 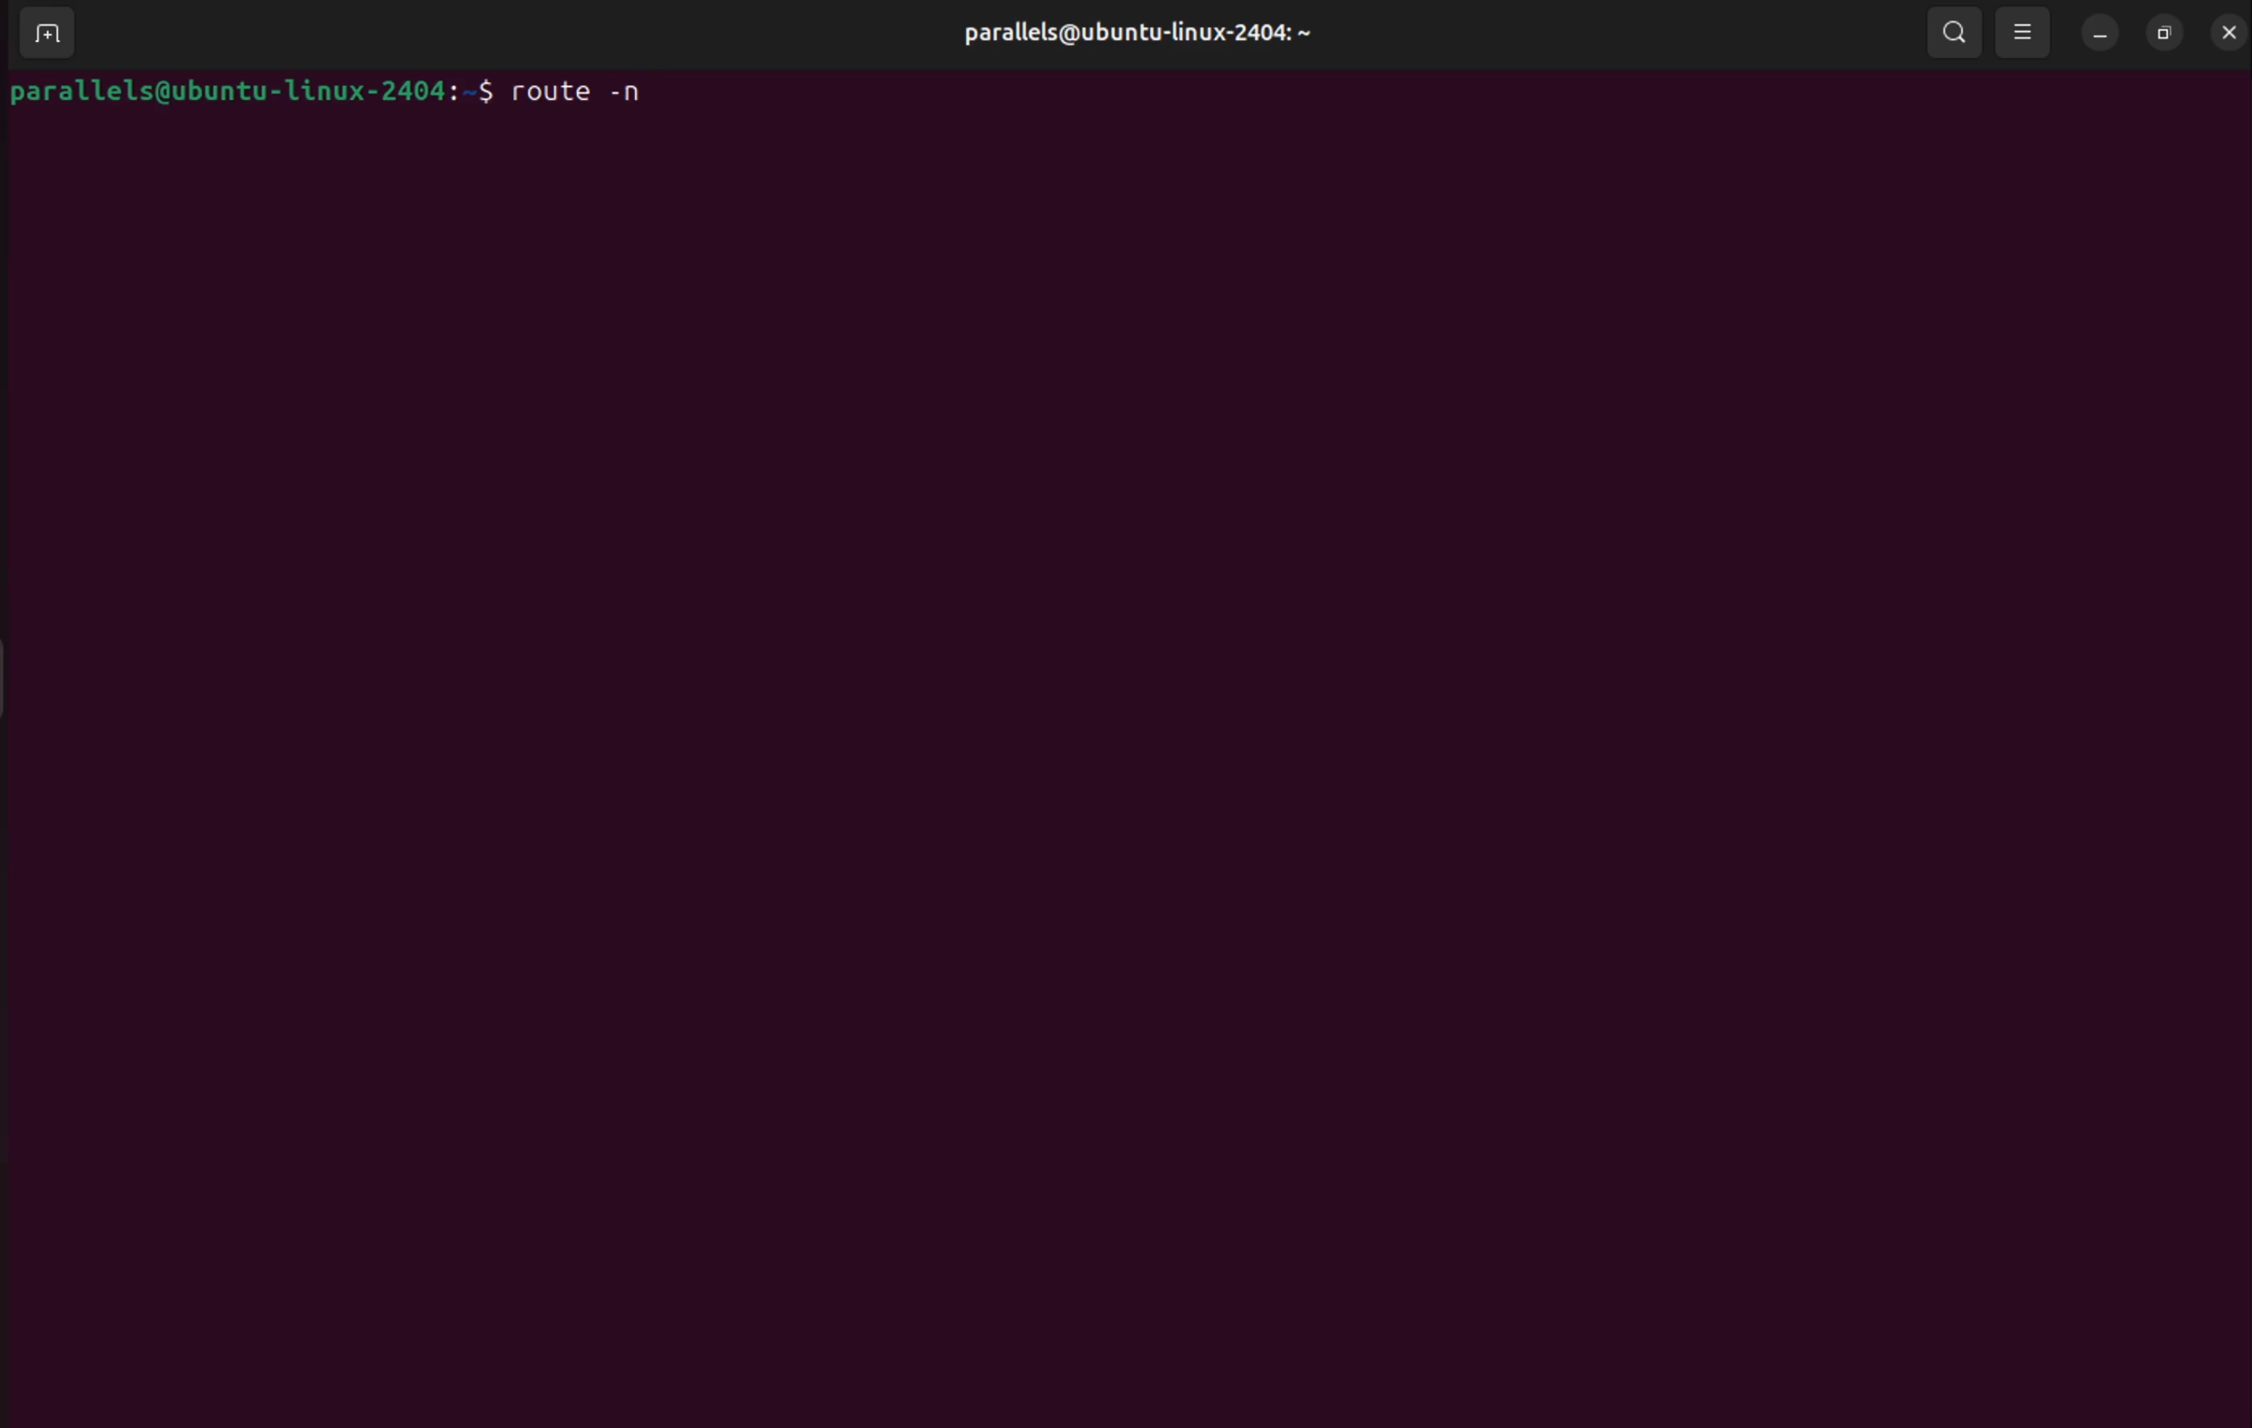 What do you see at coordinates (593, 93) in the screenshot?
I see `route -n` at bounding box center [593, 93].